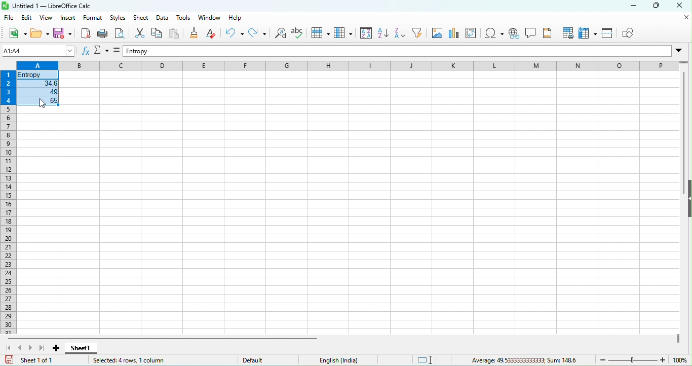  What do you see at coordinates (341, 359) in the screenshot?
I see `text language` at bounding box center [341, 359].